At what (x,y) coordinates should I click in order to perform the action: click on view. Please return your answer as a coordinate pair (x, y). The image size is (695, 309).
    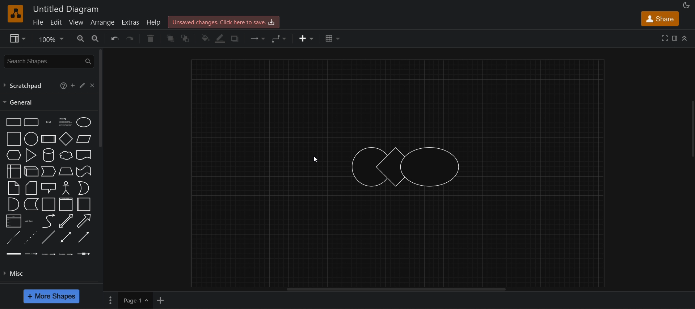
    Looking at the image, I should click on (77, 22).